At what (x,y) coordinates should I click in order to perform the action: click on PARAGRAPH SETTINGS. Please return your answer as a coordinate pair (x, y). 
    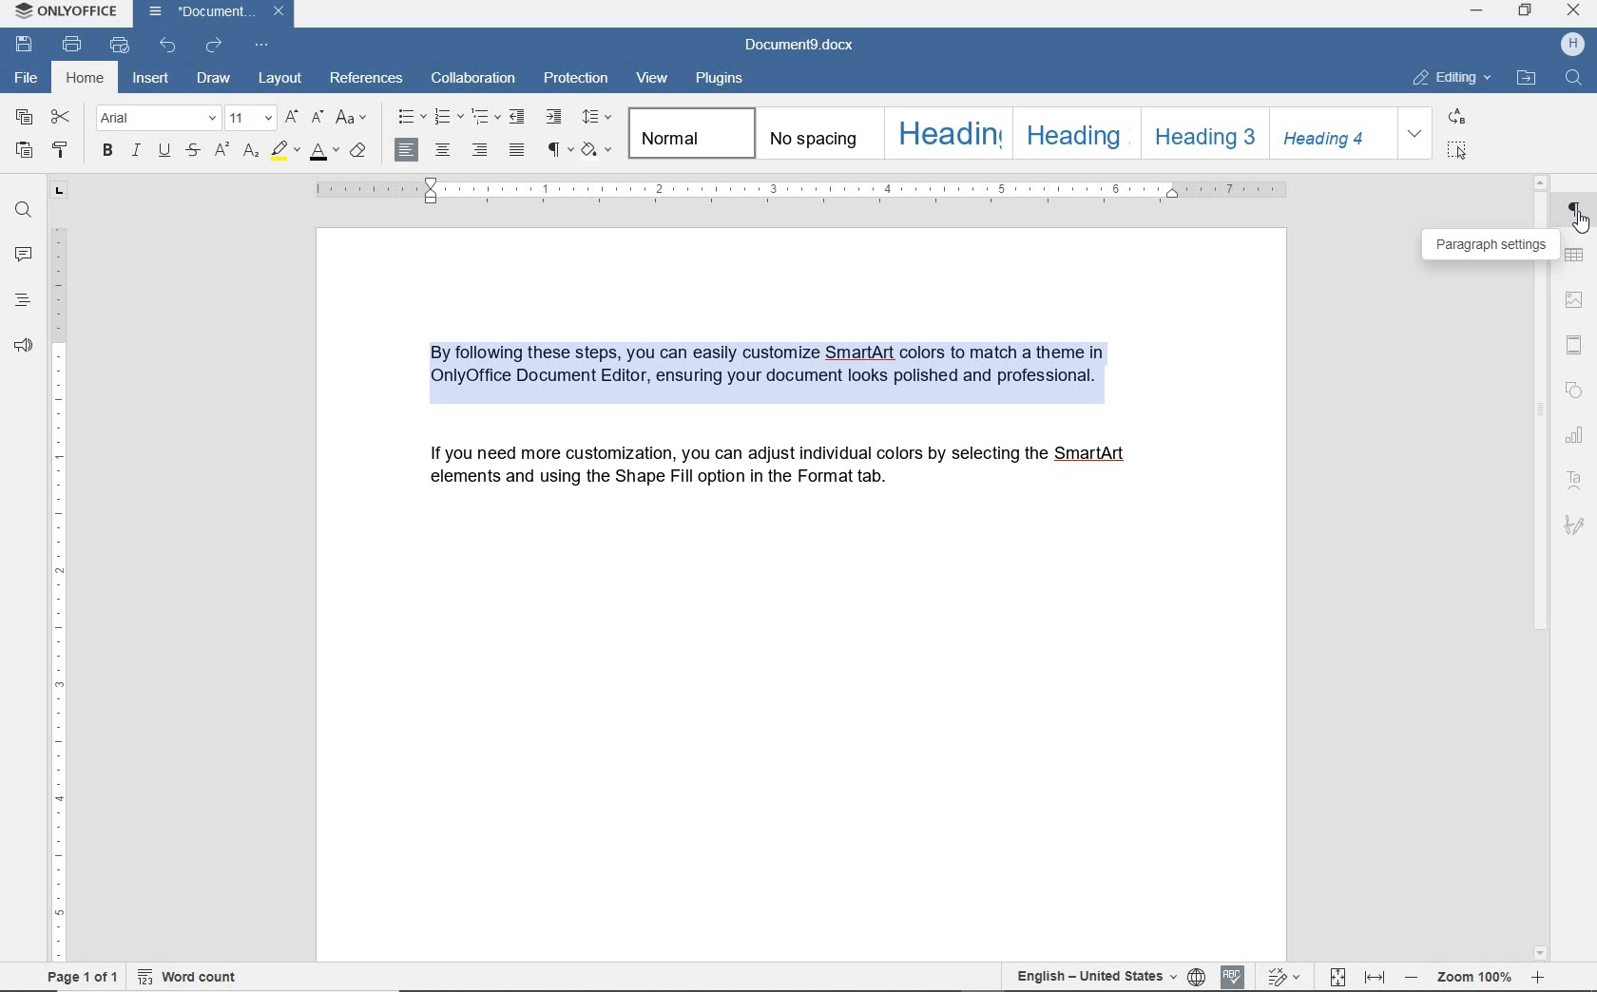
    Looking at the image, I should click on (1475, 247).